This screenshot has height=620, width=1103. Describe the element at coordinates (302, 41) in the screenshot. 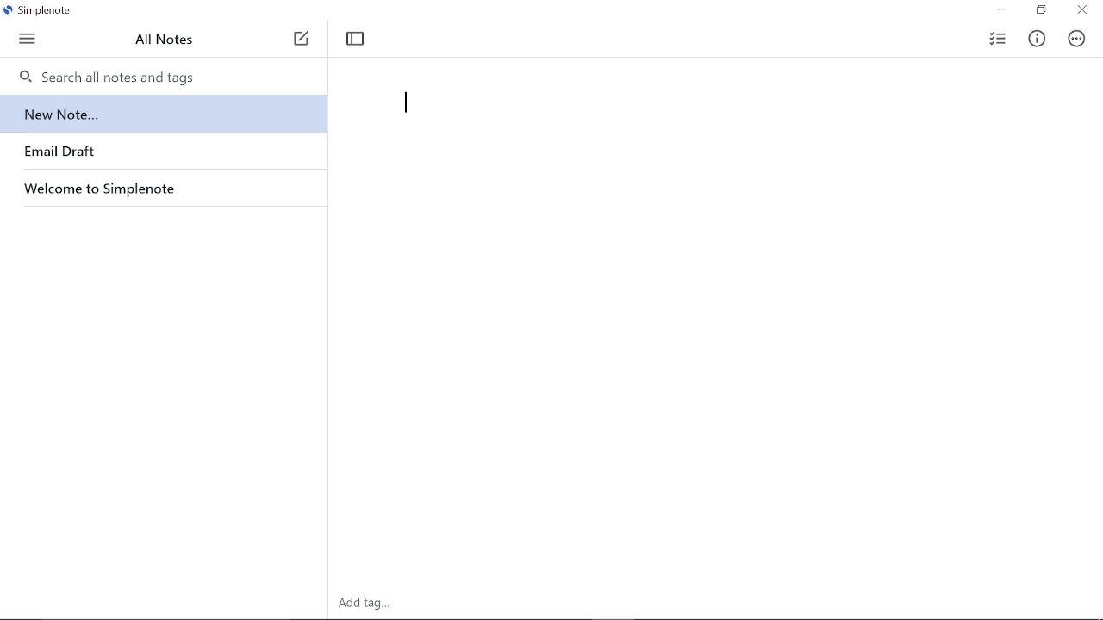

I see `New Note` at that location.